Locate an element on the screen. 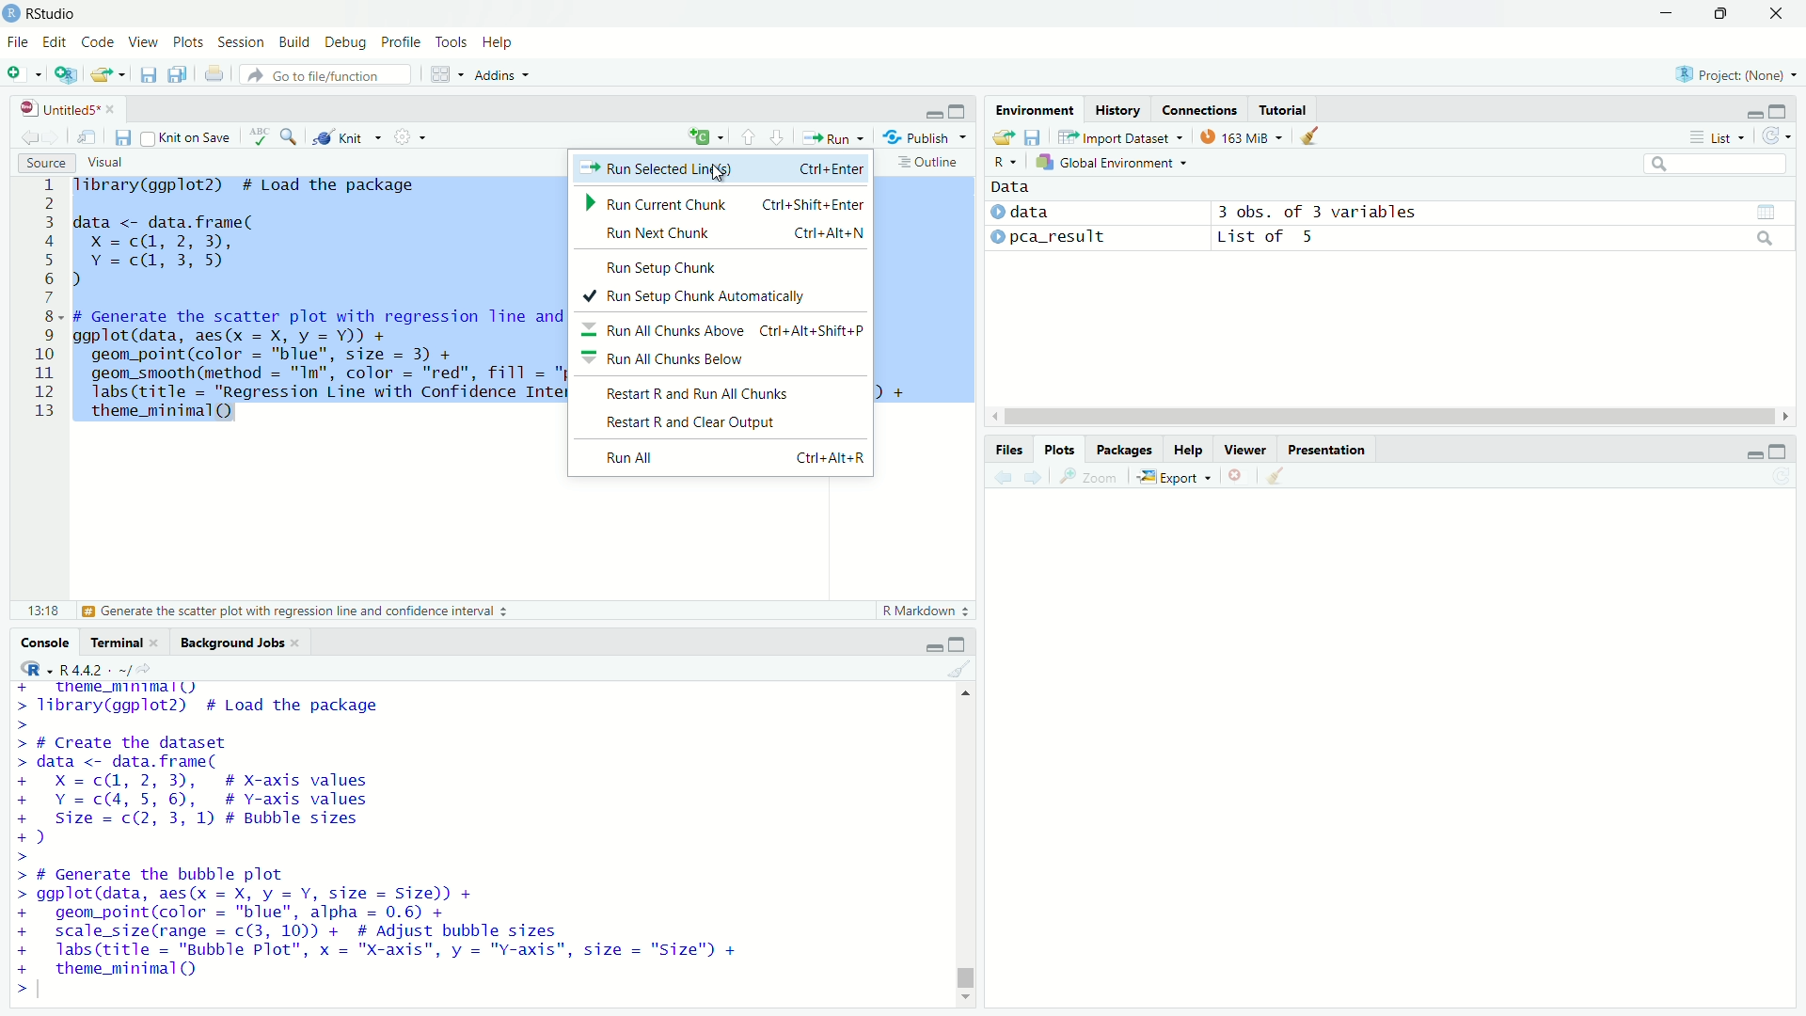 The width and height of the screenshot is (1806, 1016). View the current working current directory is located at coordinates (143, 668).